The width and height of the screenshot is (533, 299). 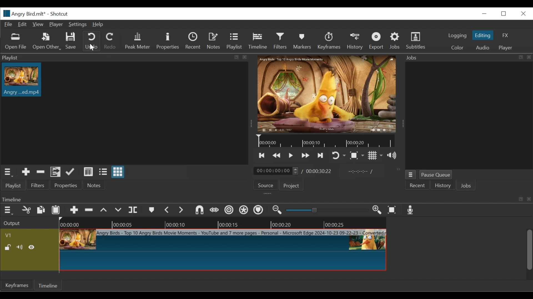 I want to click on Remove Cut, so click(x=41, y=172).